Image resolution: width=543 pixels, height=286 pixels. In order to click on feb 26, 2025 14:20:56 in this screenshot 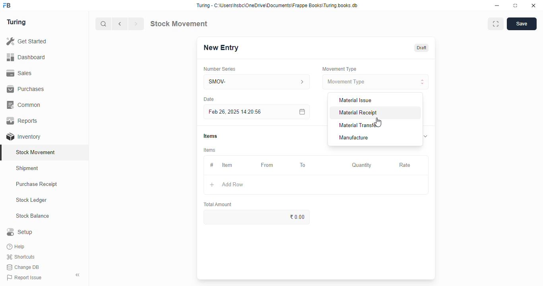, I will do `click(237, 112)`.